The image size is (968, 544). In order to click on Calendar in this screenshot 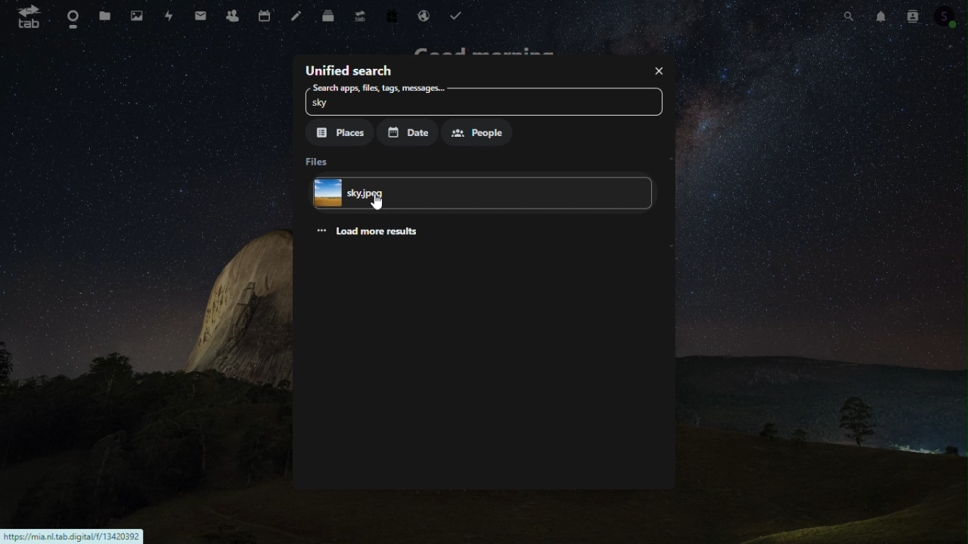, I will do `click(264, 14)`.